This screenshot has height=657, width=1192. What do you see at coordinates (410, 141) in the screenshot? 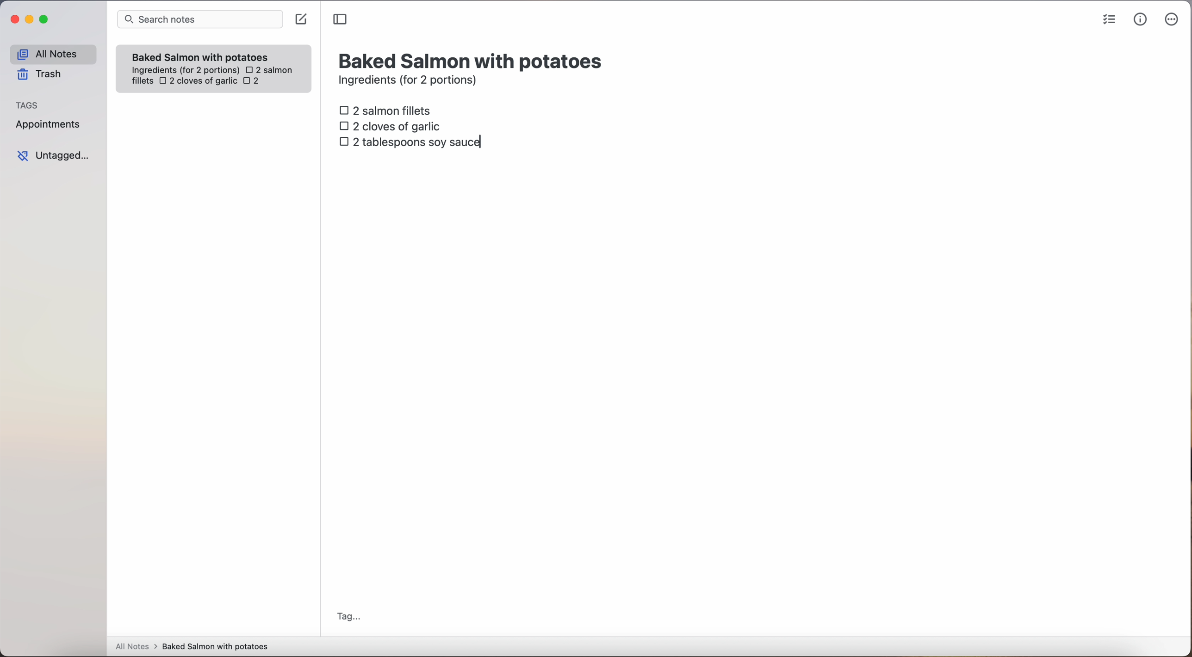
I see `2 tablespoons soy sauce` at bounding box center [410, 141].